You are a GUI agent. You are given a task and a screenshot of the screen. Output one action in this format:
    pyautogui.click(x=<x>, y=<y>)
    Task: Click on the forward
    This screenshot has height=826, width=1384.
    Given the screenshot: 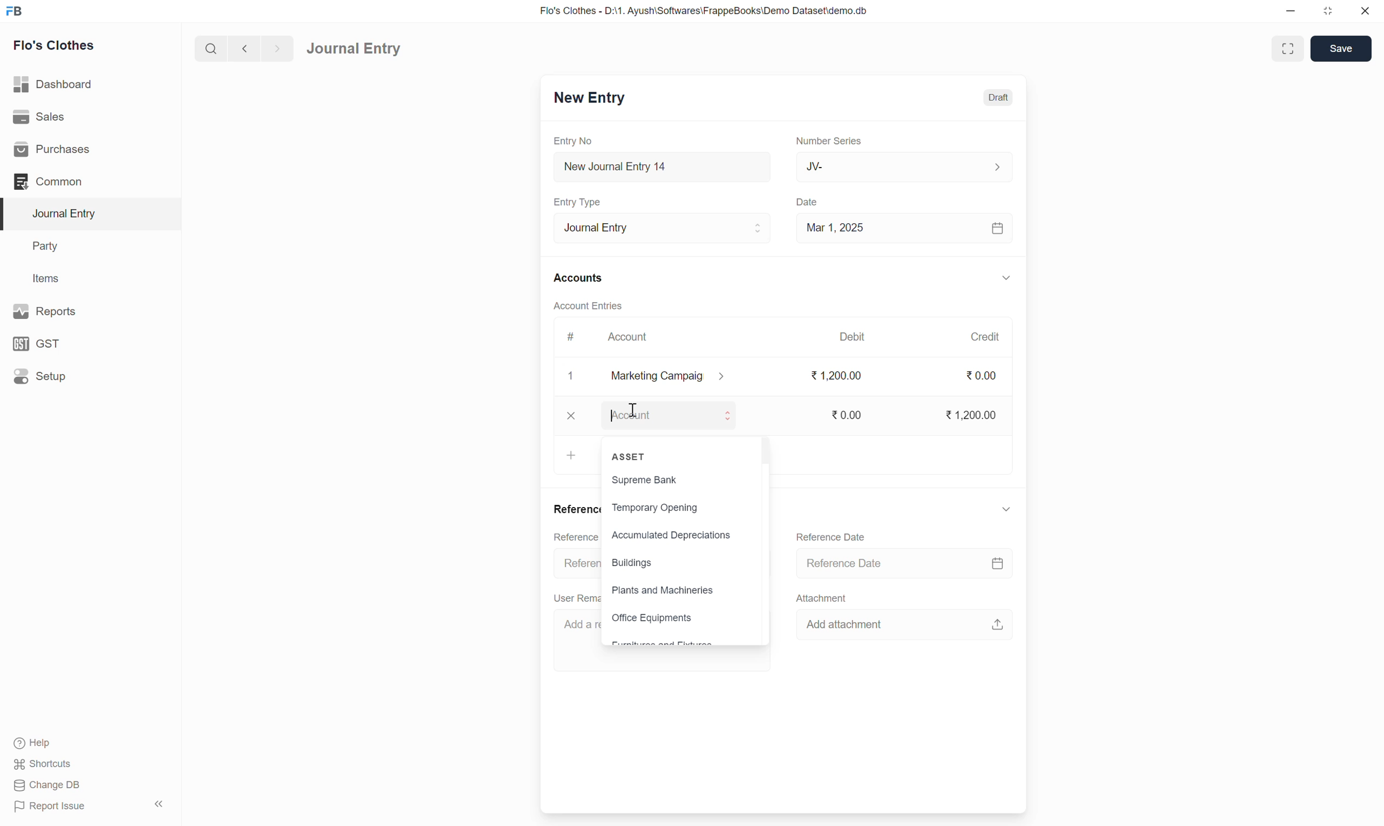 What is the action you would take?
    pyautogui.click(x=275, y=49)
    